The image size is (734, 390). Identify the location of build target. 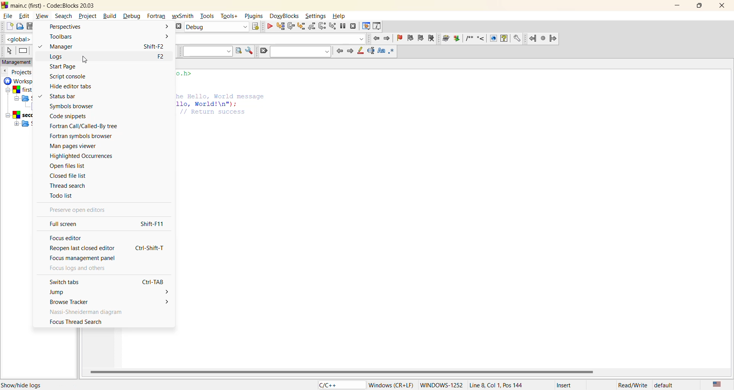
(216, 27).